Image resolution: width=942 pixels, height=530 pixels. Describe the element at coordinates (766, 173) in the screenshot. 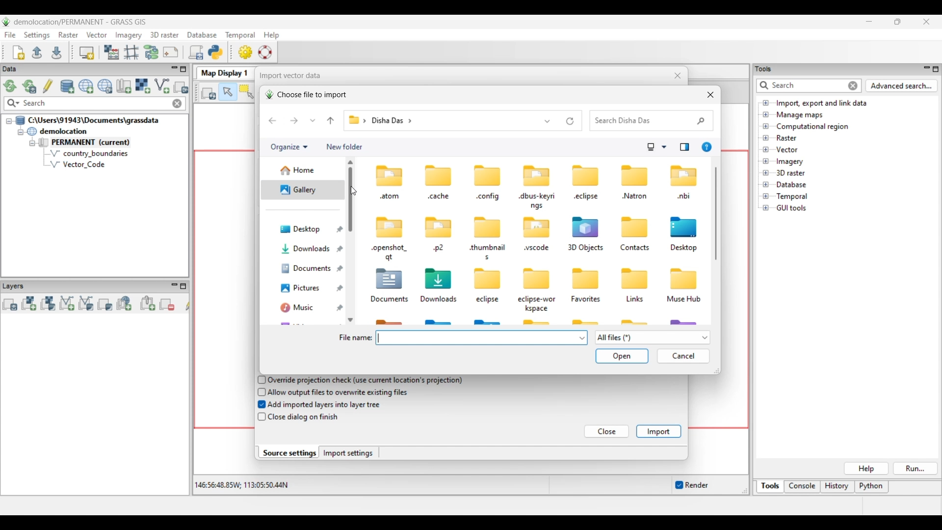

I see `Click to open files under 3D Raster` at that location.